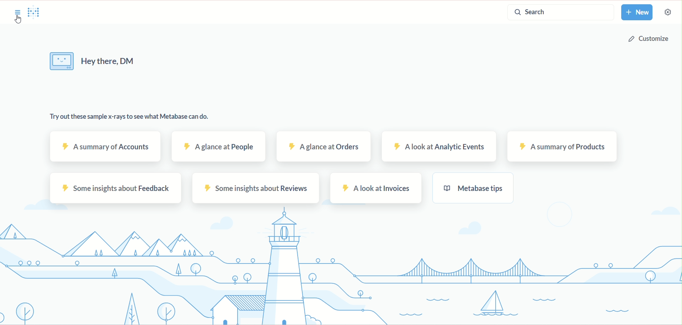  What do you see at coordinates (114, 189) in the screenshot?
I see `some insights about feedback` at bounding box center [114, 189].